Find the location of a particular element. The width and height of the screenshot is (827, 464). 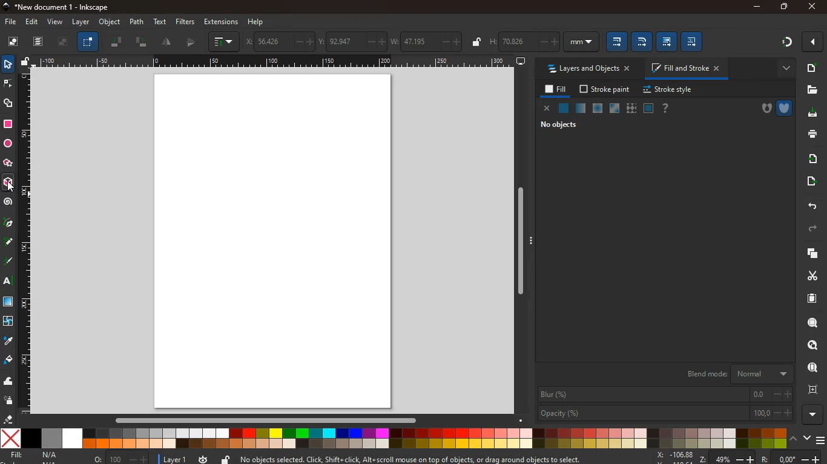

unlock is located at coordinates (475, 42).